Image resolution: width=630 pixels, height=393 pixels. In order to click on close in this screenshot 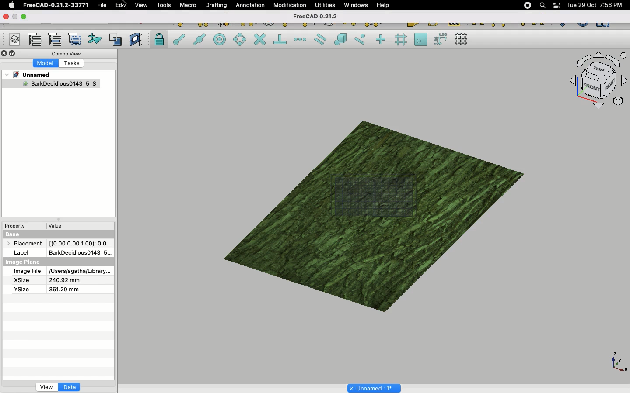, I will do `click(5, 17)`.